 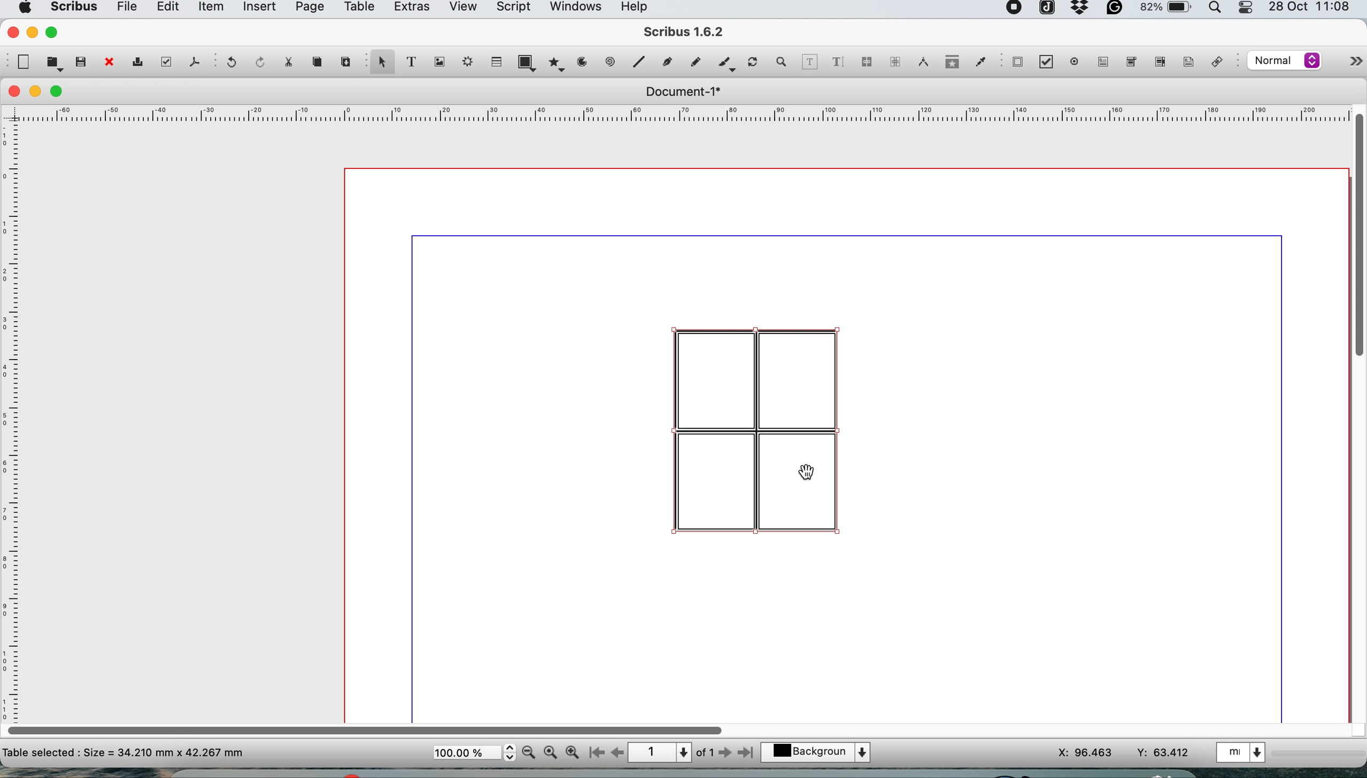 What do you see at coordinates (257, 61) in the screenshot?
I see `redo` at bounding box center [257, 61].